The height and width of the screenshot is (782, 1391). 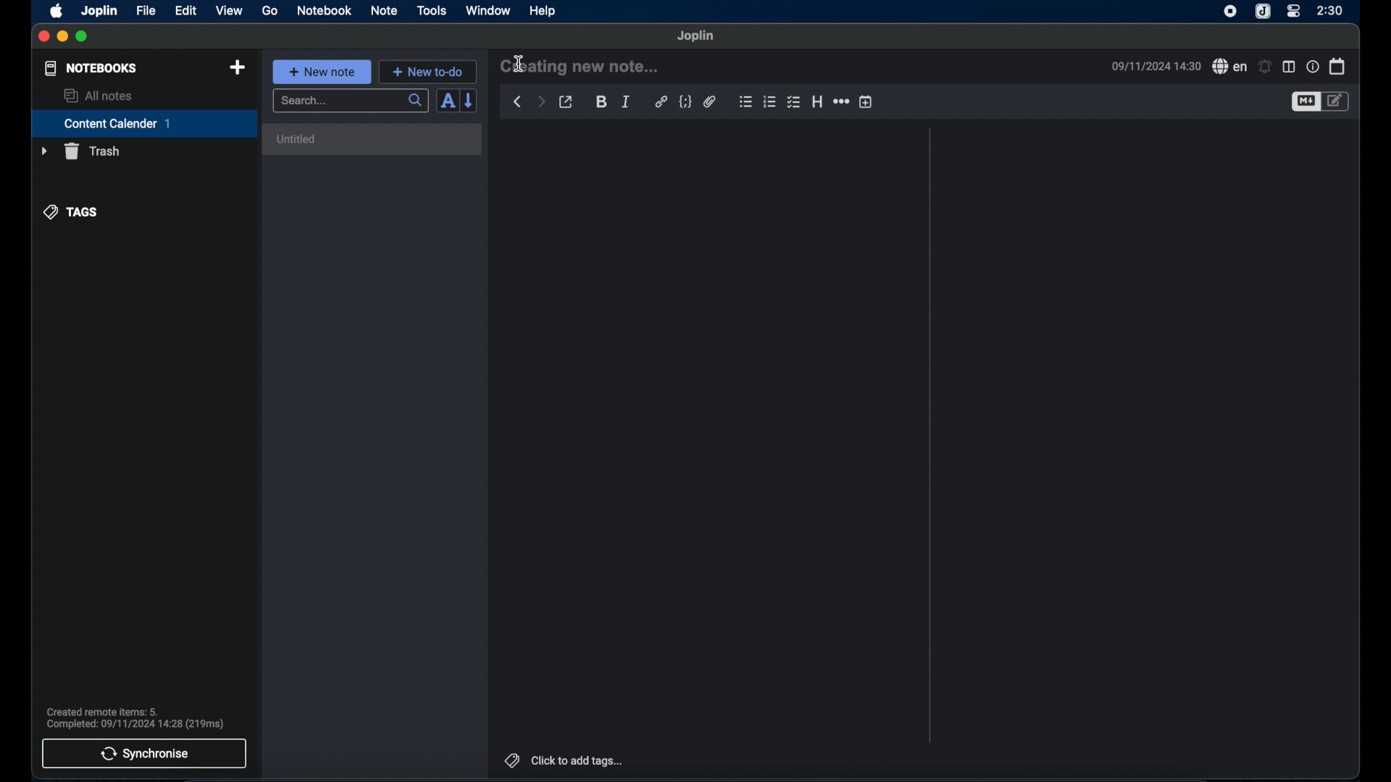 I want to click on 09/11/2024(date and time), so click(x=1156, y=66).